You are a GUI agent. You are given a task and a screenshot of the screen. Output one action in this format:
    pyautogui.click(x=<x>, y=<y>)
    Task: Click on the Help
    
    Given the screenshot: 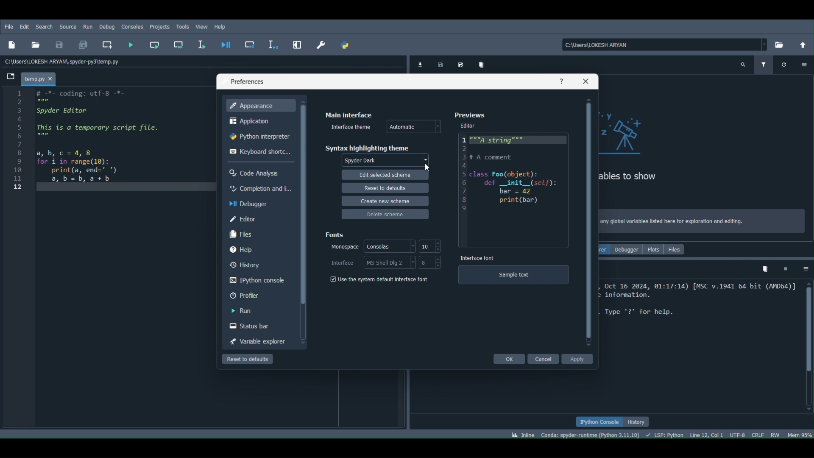 What is the action you would take?
    pyautogui.click(x=260, y=249)
    